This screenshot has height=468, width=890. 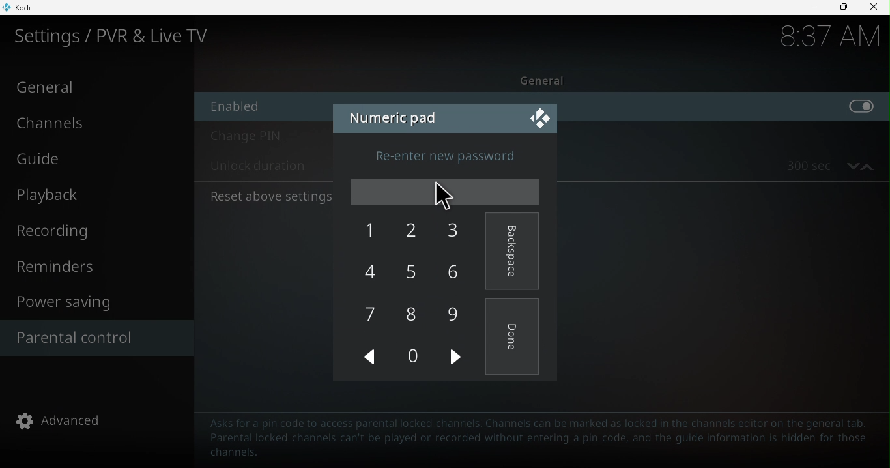 What do you see at coordinates (457, 233) in the screenshot?
I see `3` at bounding box center [457, 233].